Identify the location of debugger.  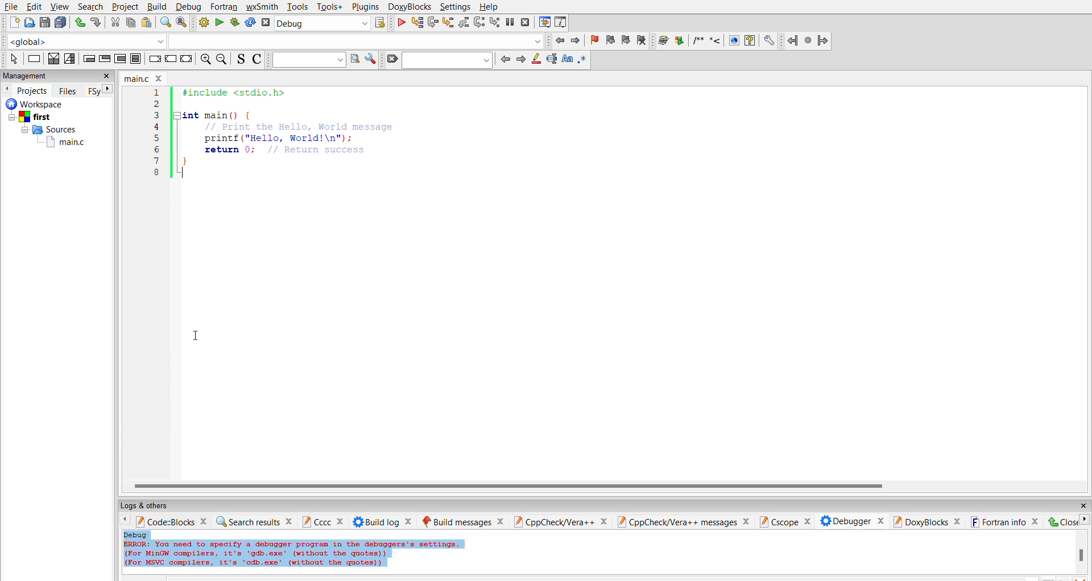
(850, 520).